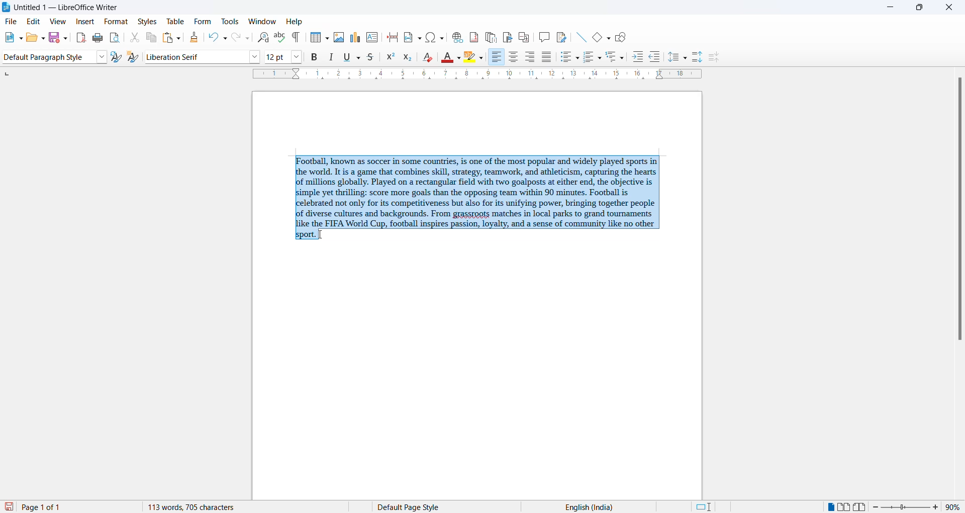  I want to click on zoom slider, so click(907, 507).